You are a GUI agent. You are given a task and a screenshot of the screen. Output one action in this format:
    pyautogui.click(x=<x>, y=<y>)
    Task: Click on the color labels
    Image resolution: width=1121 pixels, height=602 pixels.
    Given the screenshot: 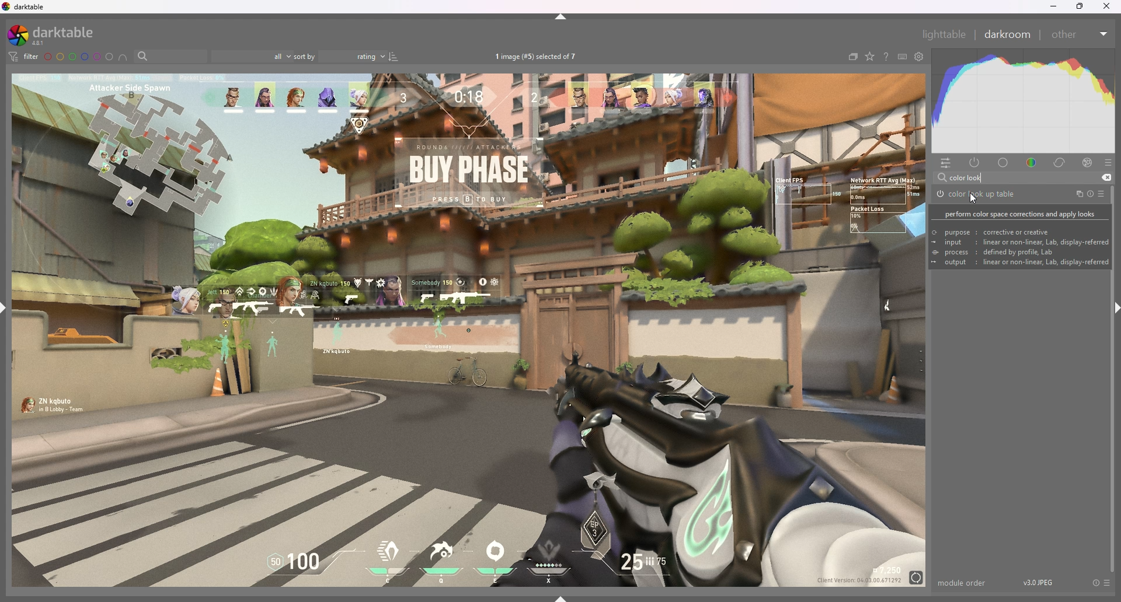 What is the action you would take?
    pyautogui.click(x=78, y=56)
    